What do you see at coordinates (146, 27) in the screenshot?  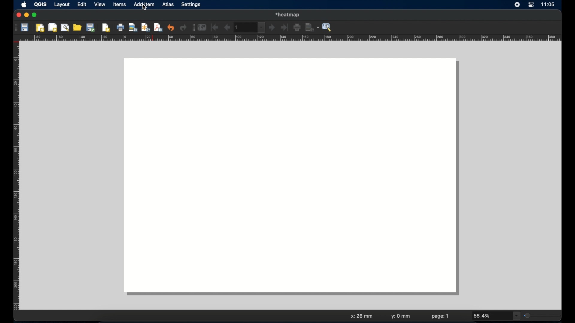 I see `export as svg` at bounding box center [146, 27].